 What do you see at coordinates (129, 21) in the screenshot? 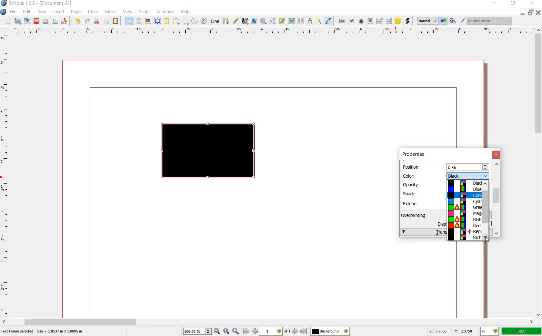
I see `select item` at bounding box center [129, 21].